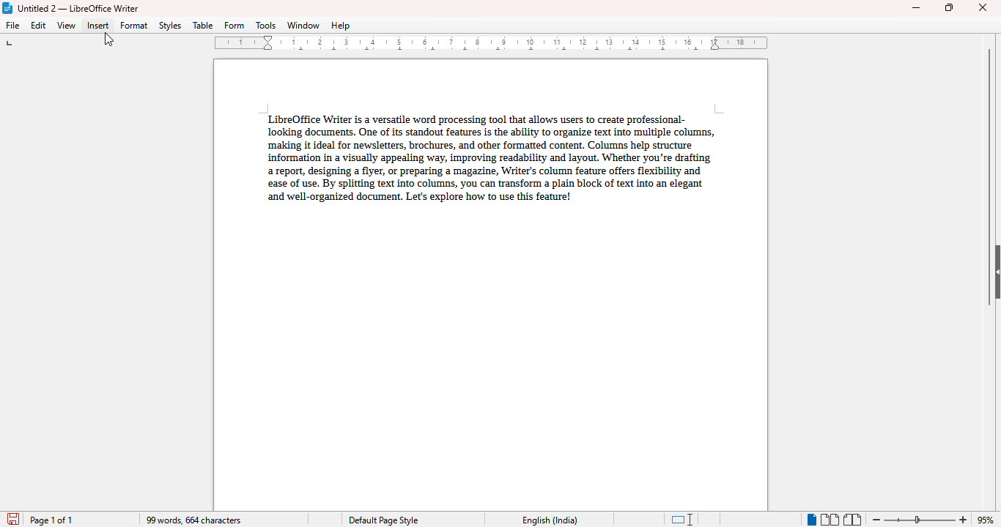  I want to click on Untitled 2 -- LibreOffice Writer, so click(80, 8).